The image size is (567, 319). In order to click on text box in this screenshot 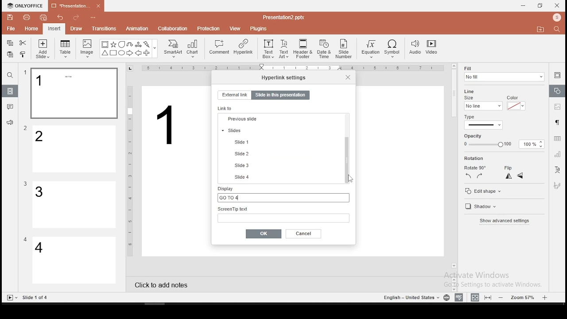, I will do `click(268, 48)`.